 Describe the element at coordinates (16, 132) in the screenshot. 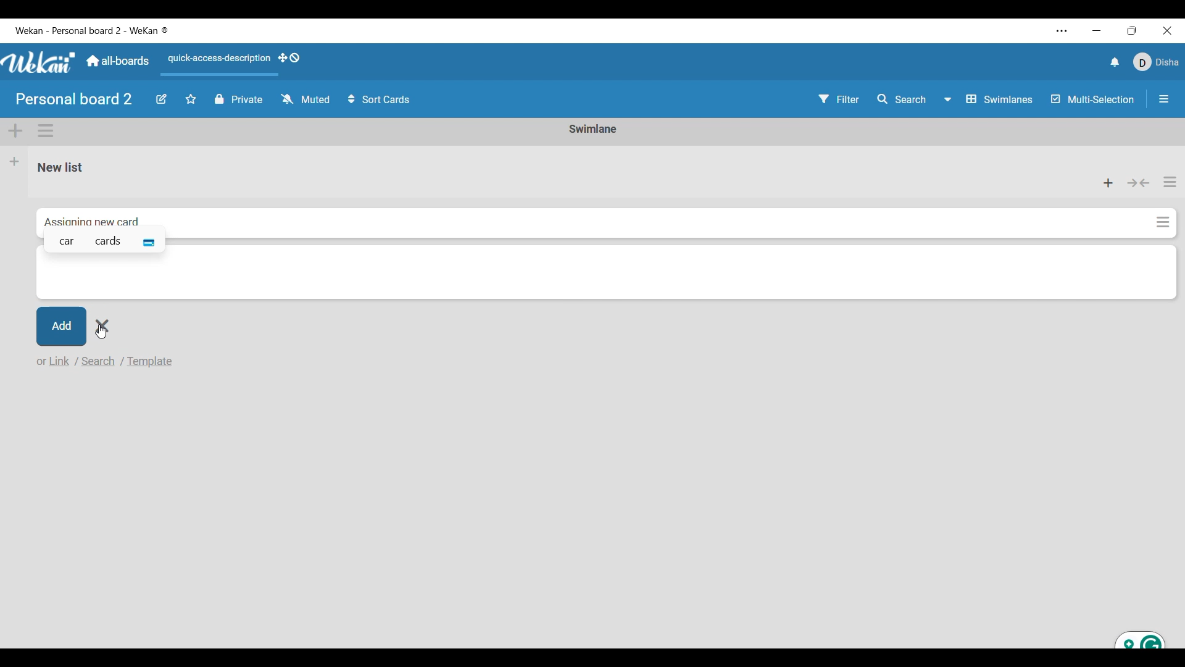

I see `Add swimlane` at that location.